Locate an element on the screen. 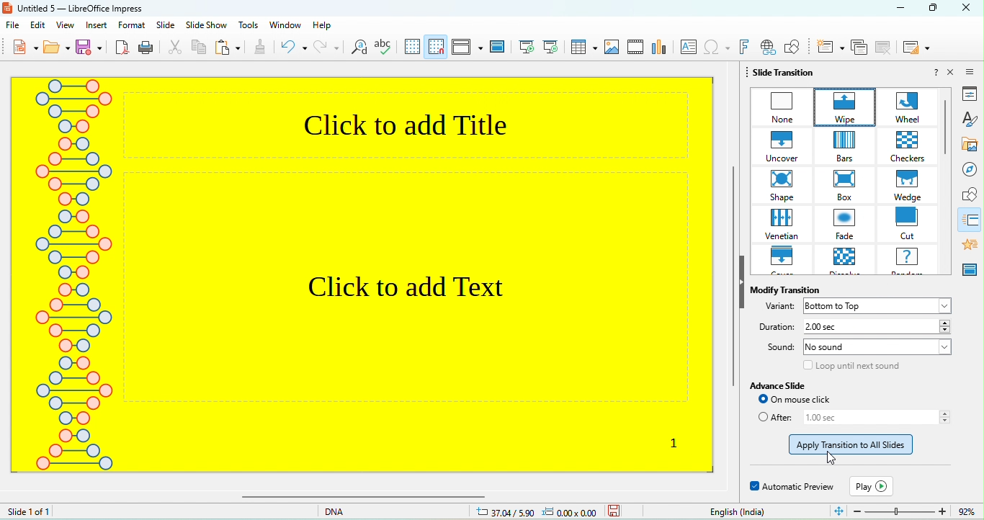 The width and height of the screenshot is (984, 520). slide 1 of 1 is located at coordinates (60, 512).